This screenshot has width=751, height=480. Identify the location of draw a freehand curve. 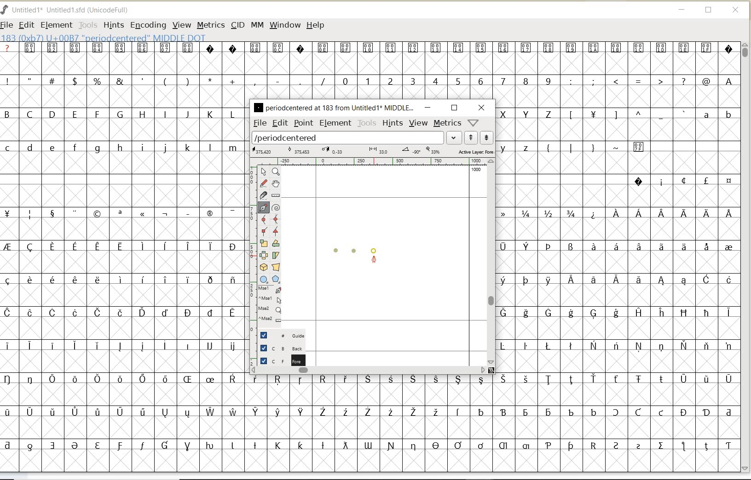
(263, 182).